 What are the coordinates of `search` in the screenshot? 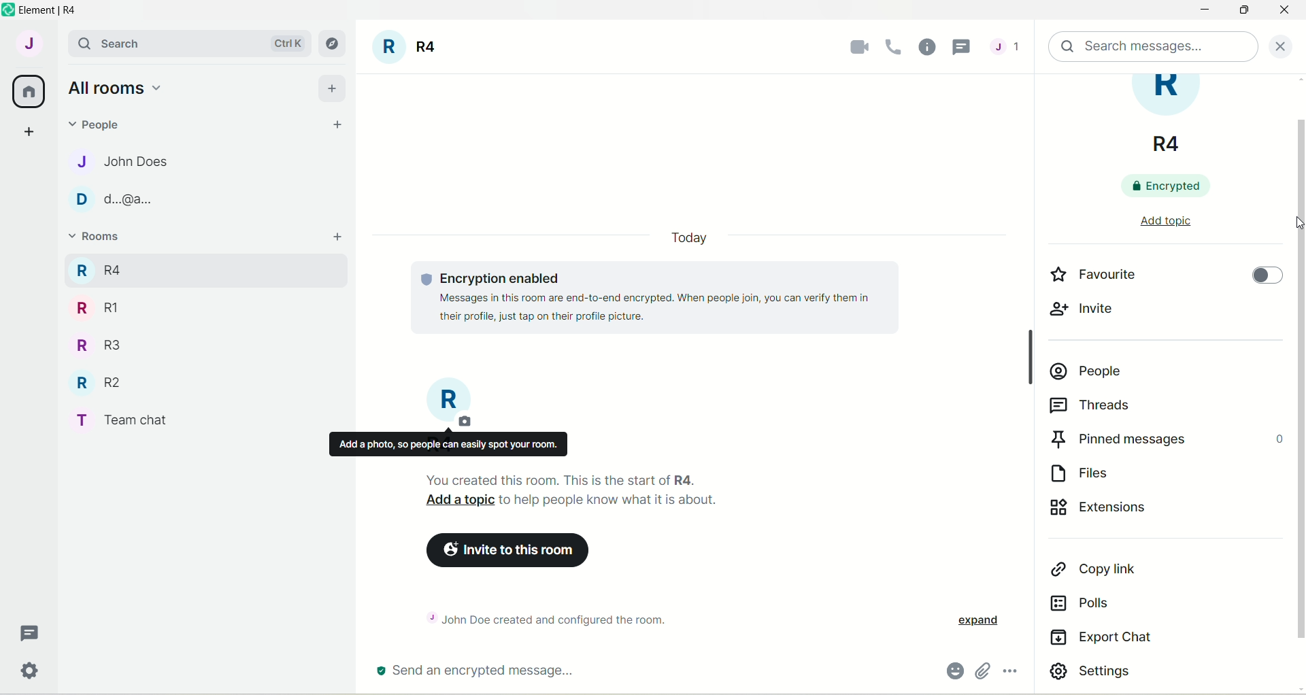 It's located at (112, 44).